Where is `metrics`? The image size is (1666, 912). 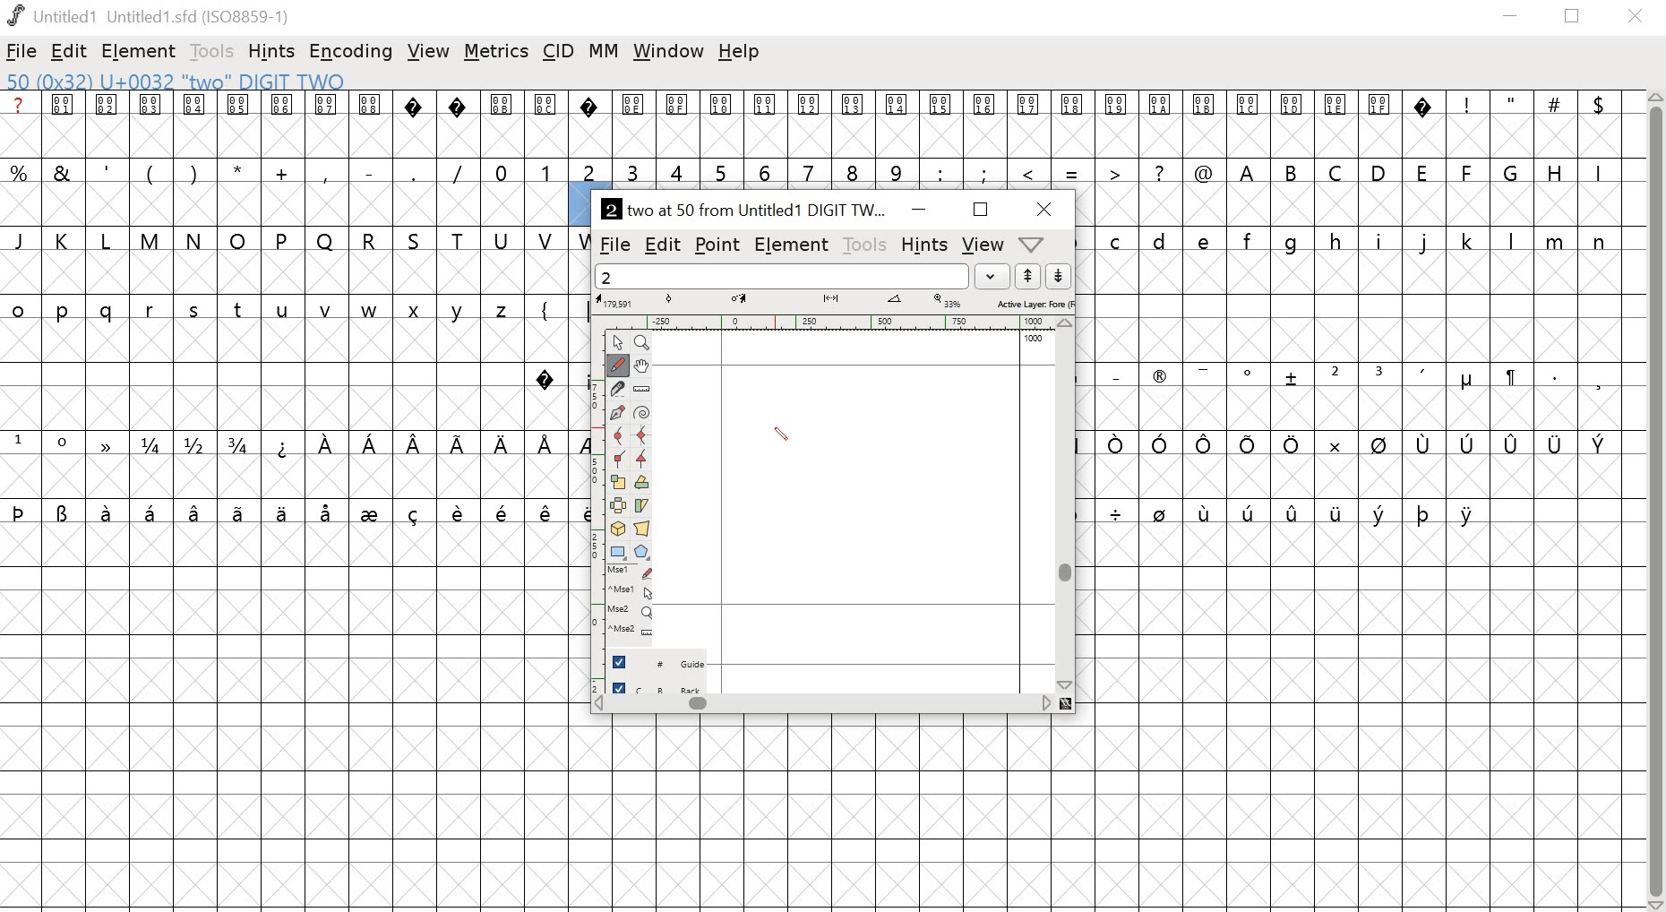 metrics is located at coordinates (497, 52).